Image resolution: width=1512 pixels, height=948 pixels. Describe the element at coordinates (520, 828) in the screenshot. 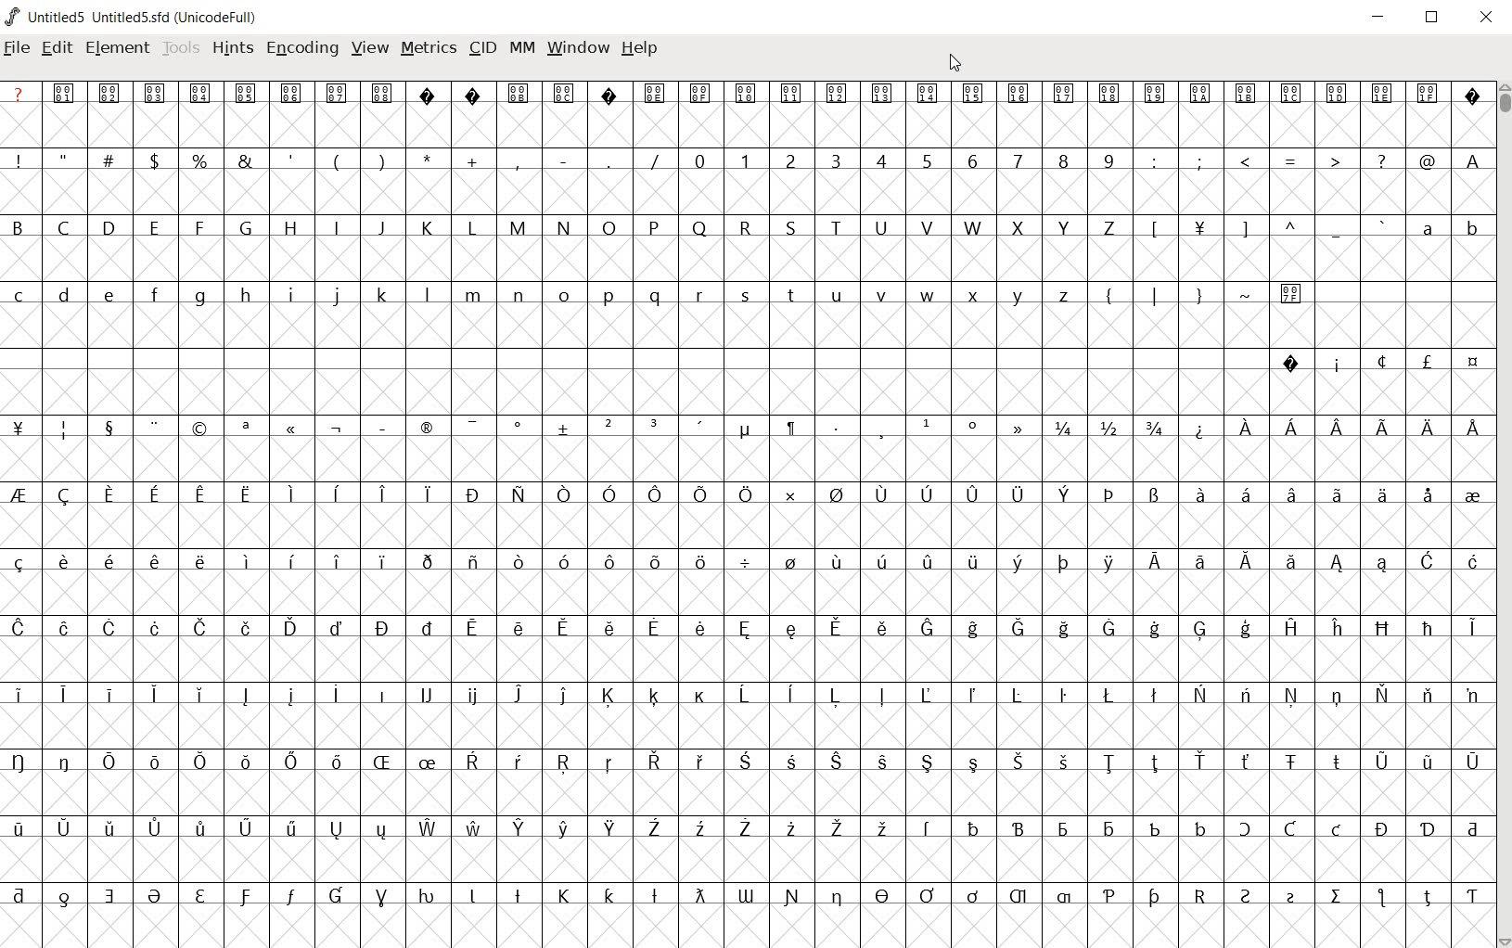

I see `Symbol` at that location.